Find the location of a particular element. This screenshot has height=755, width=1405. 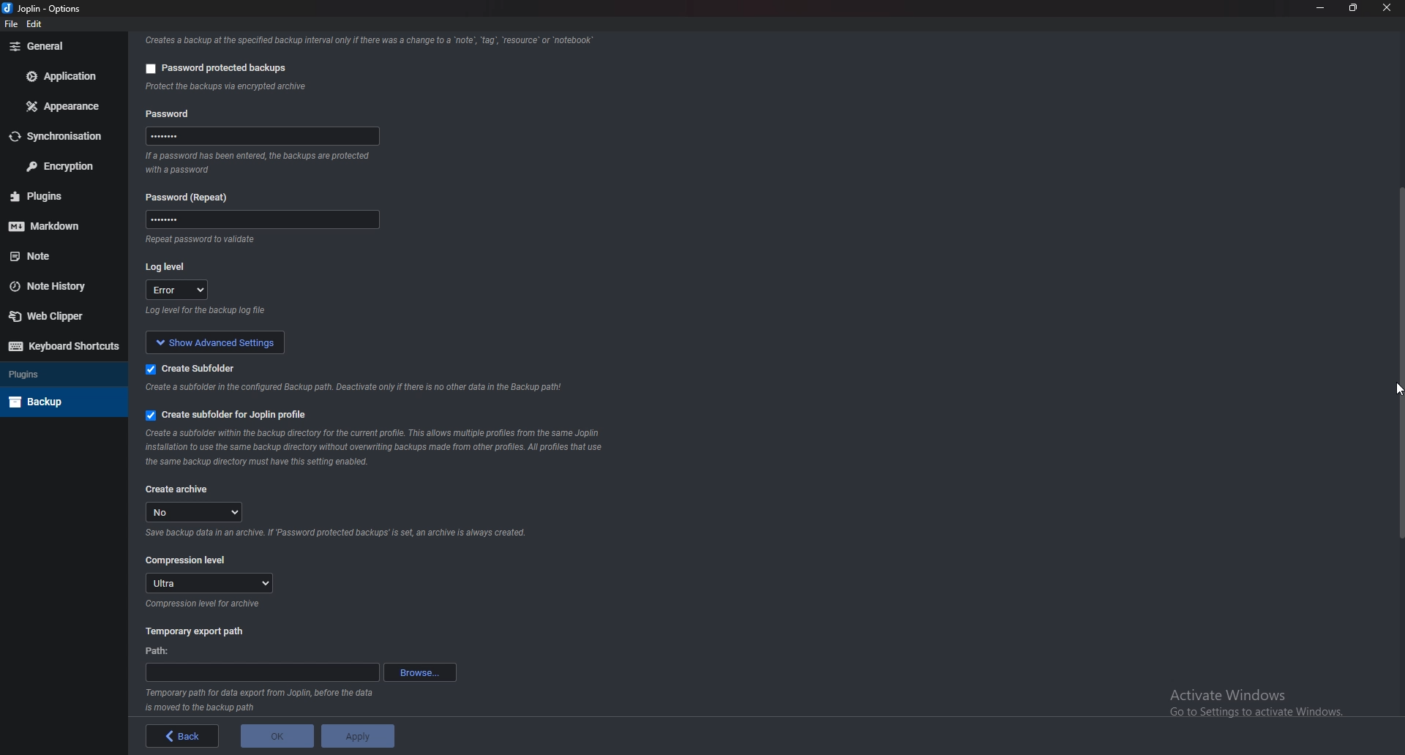

Scroll bar is located at coordinates (1396, 310).